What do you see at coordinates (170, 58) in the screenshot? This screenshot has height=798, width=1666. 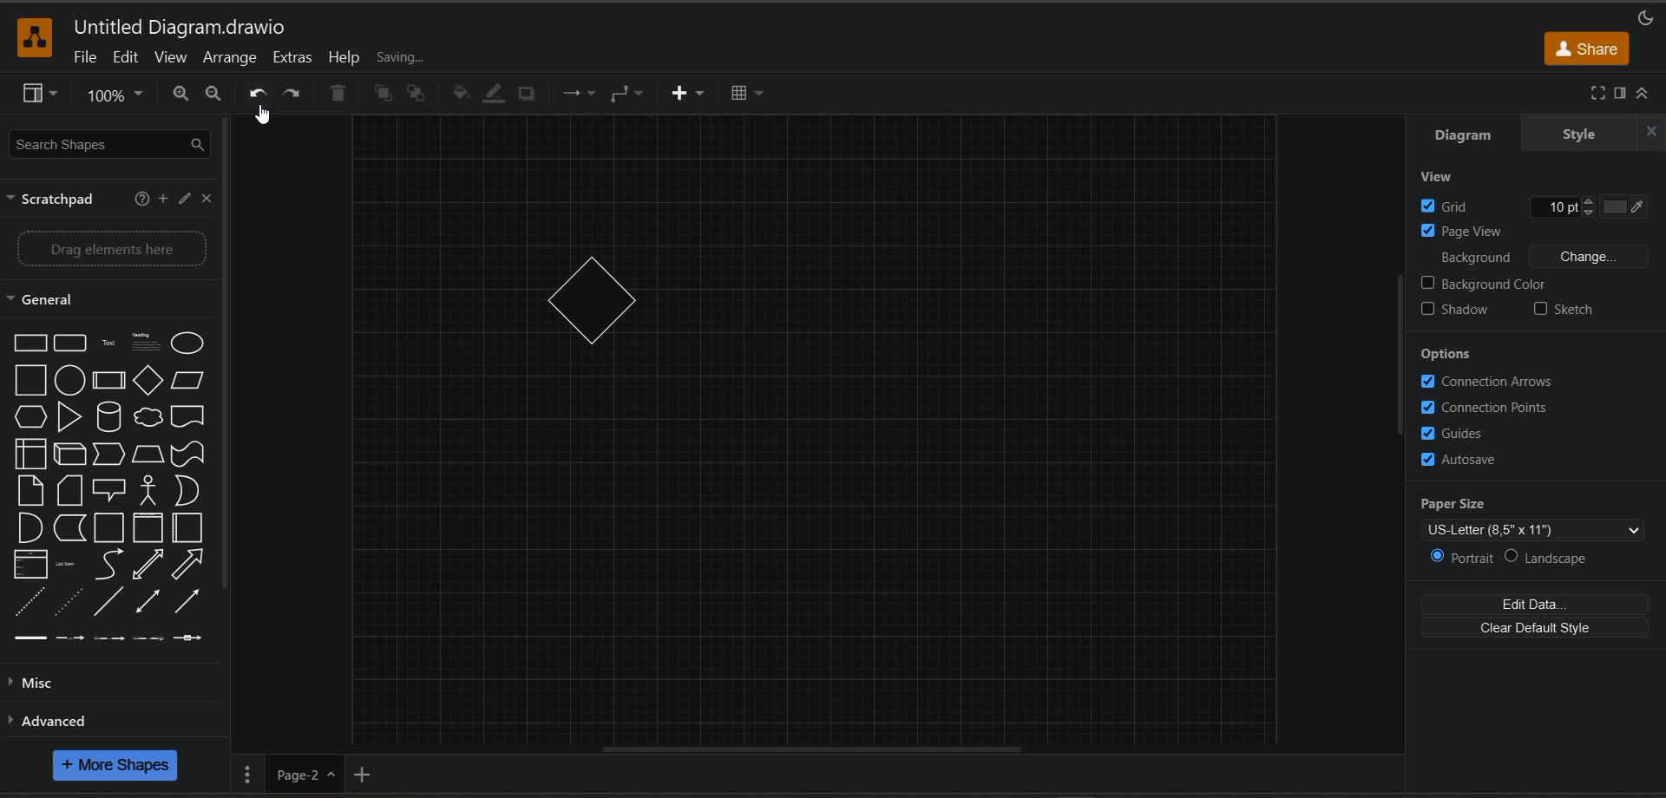 I see `view` at bounding box center [170, 58].